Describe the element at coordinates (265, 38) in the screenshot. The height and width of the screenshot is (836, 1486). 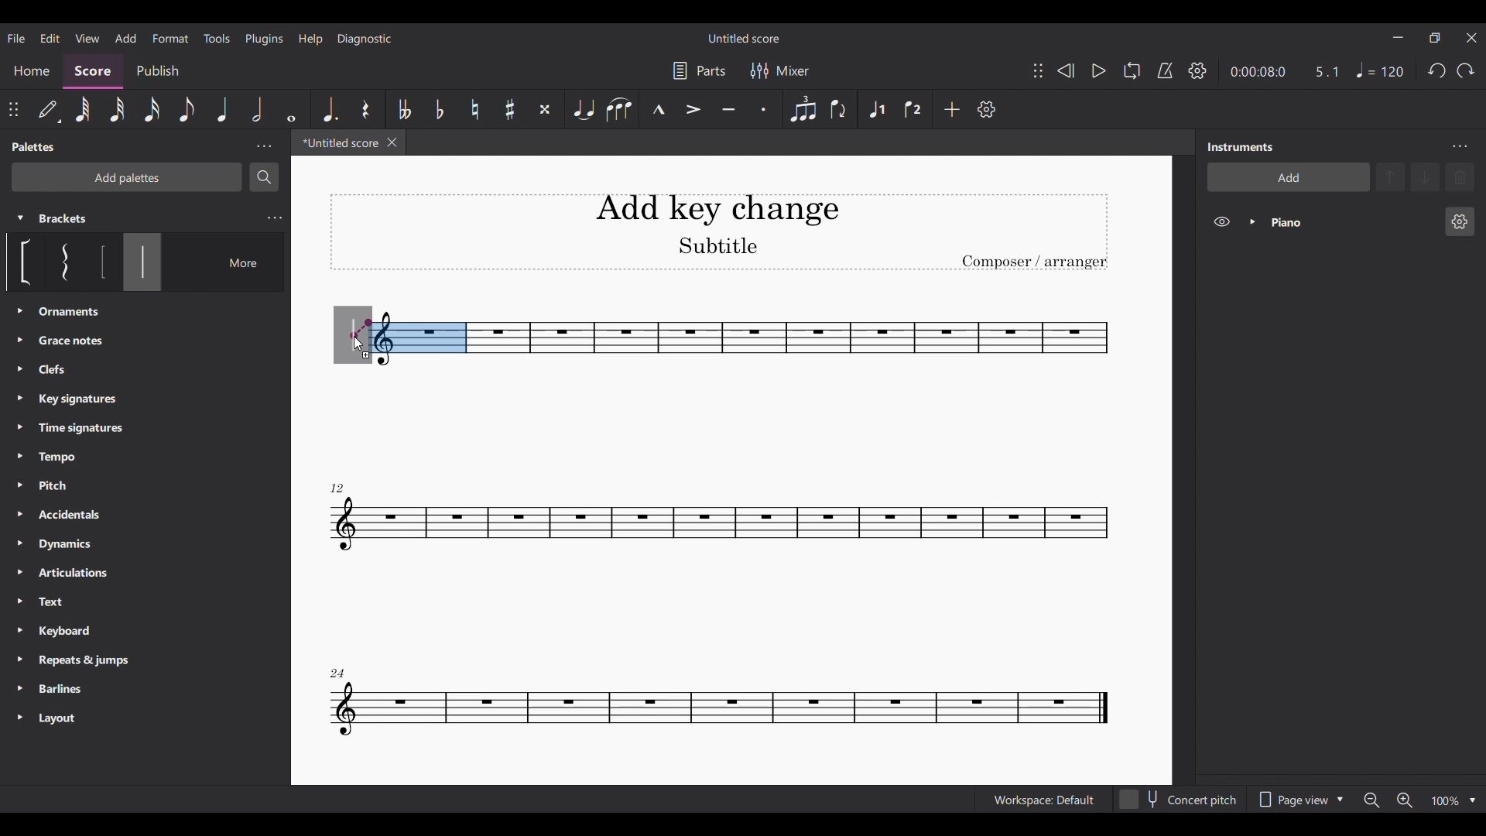
I see `Plugins menu` at that location.